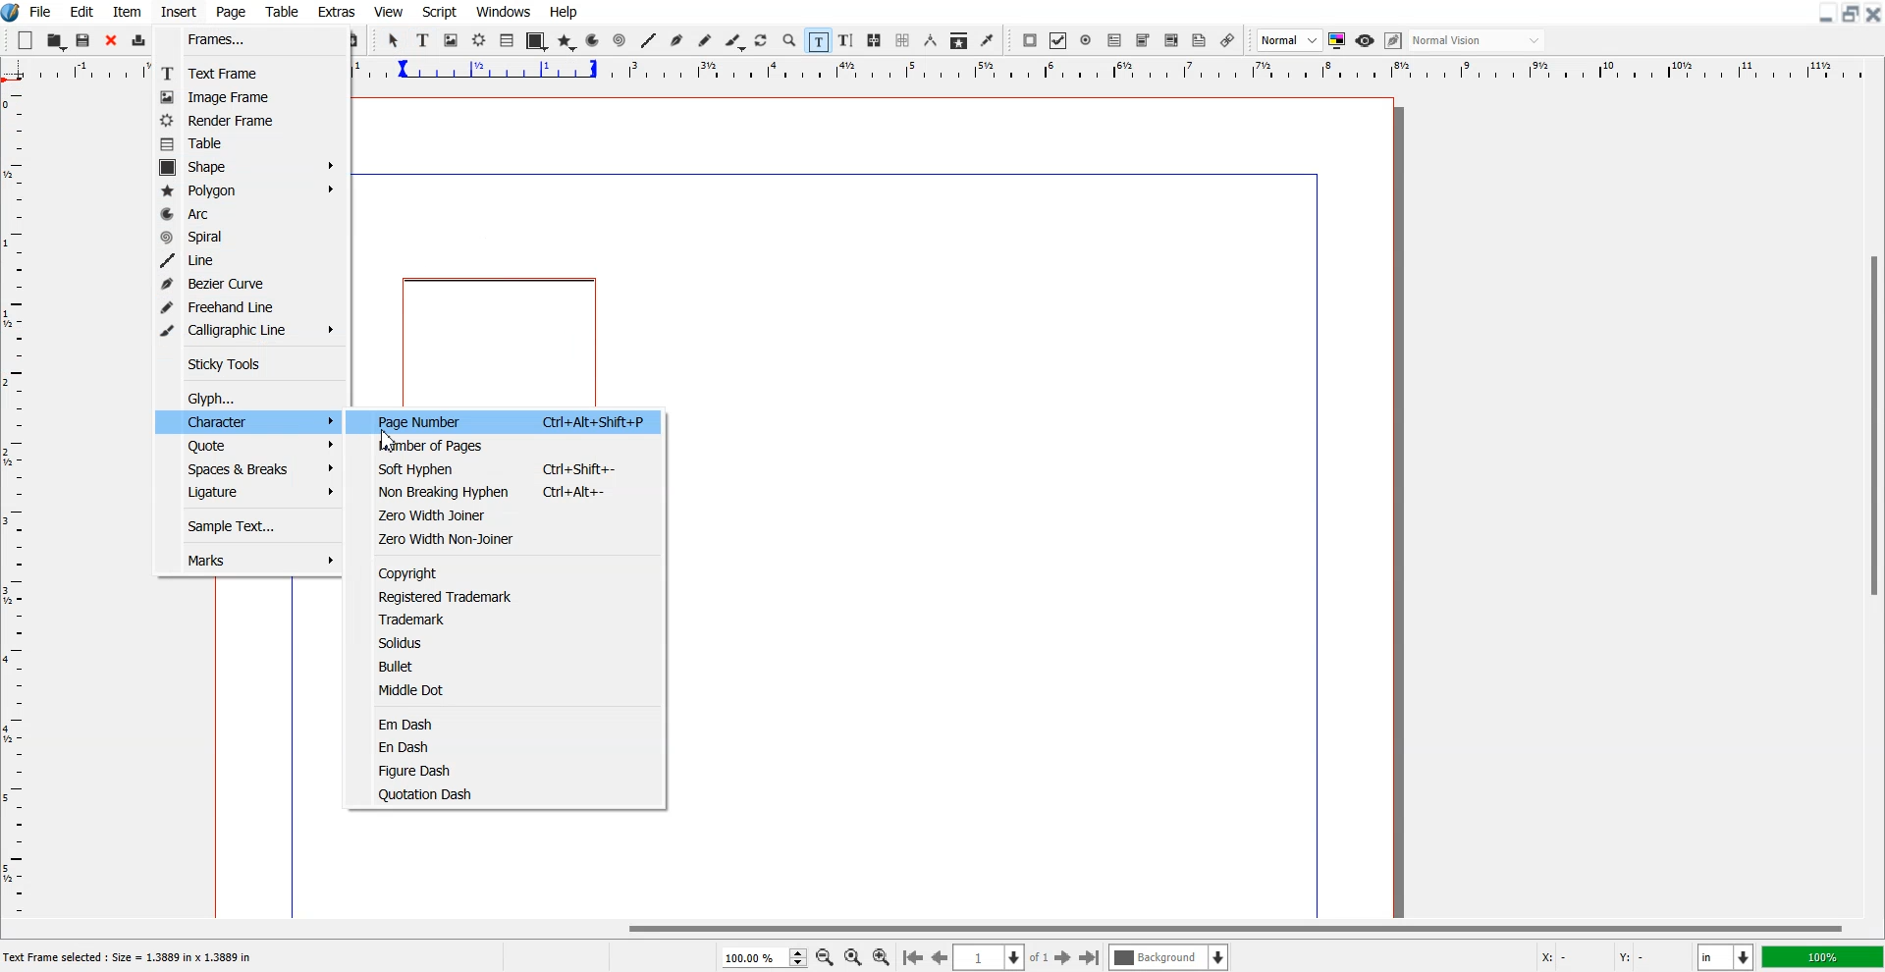  I want to click on Unlink text Frame, so click(903, 41).